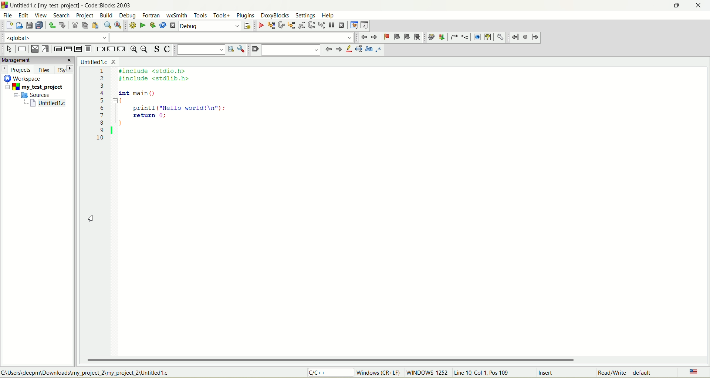  I want to click on return instruction, so click(122, 49).